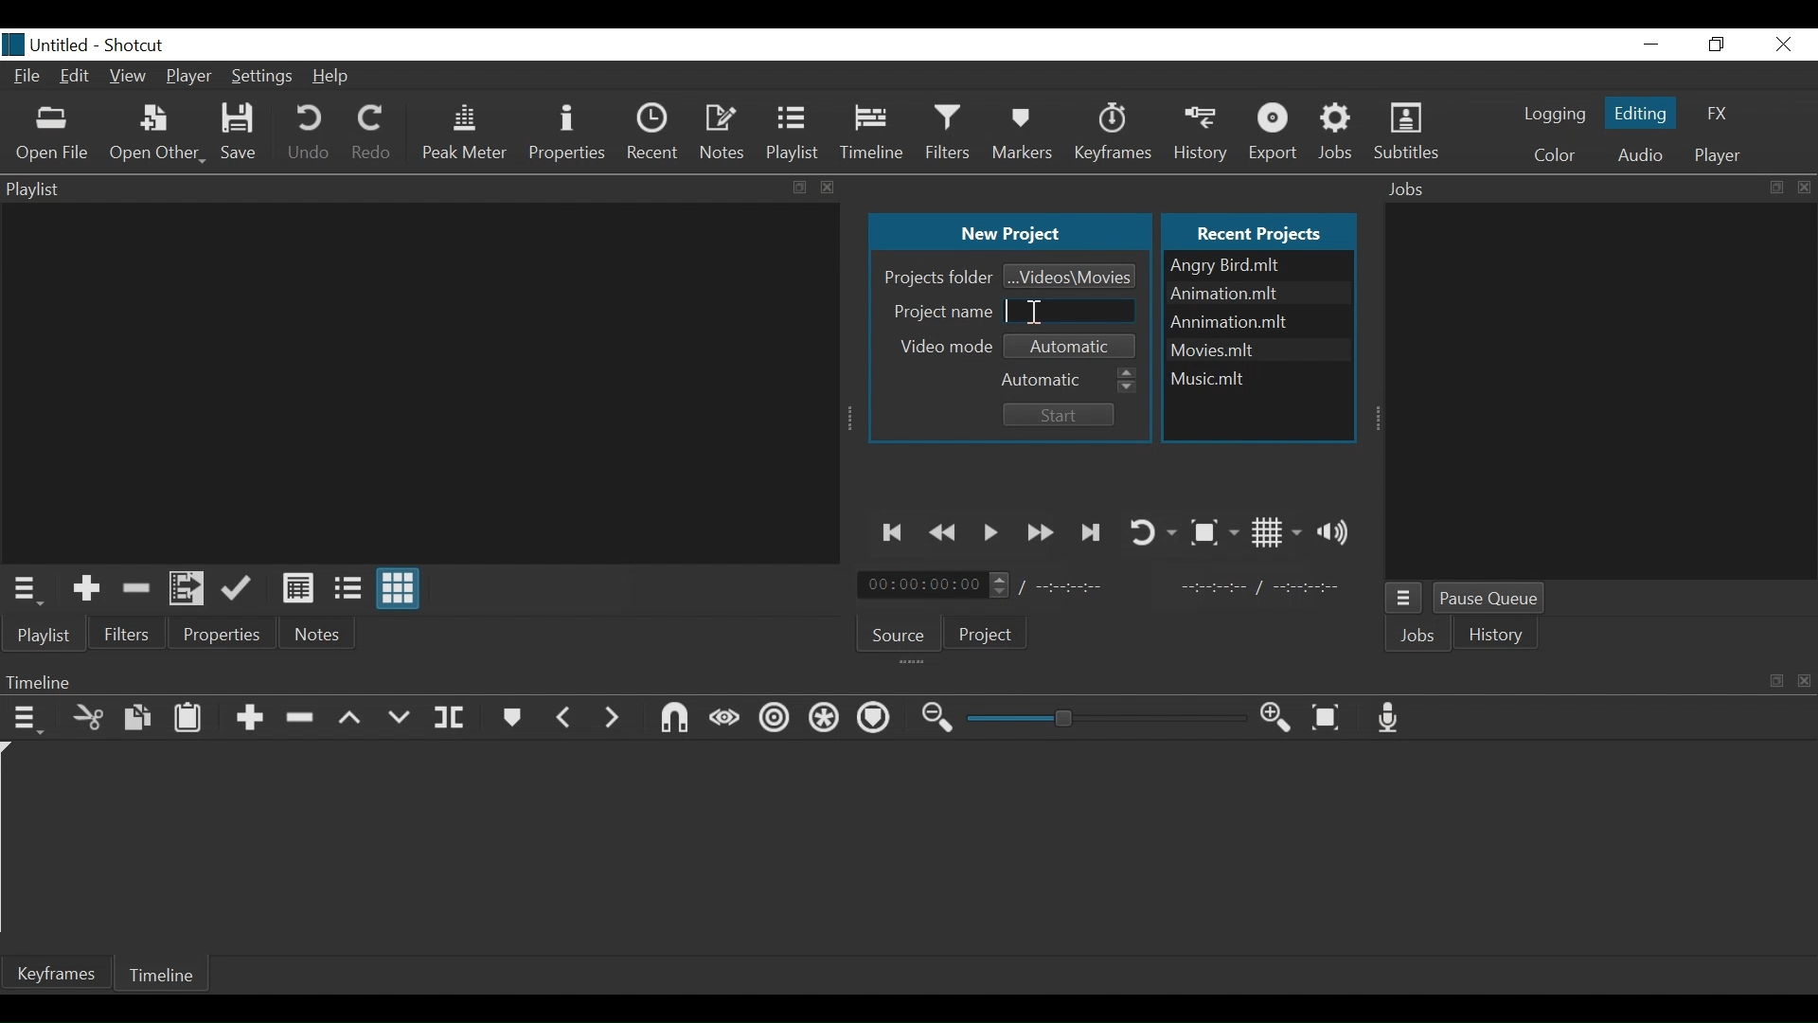  I want to click on History, so click(1203, 131).